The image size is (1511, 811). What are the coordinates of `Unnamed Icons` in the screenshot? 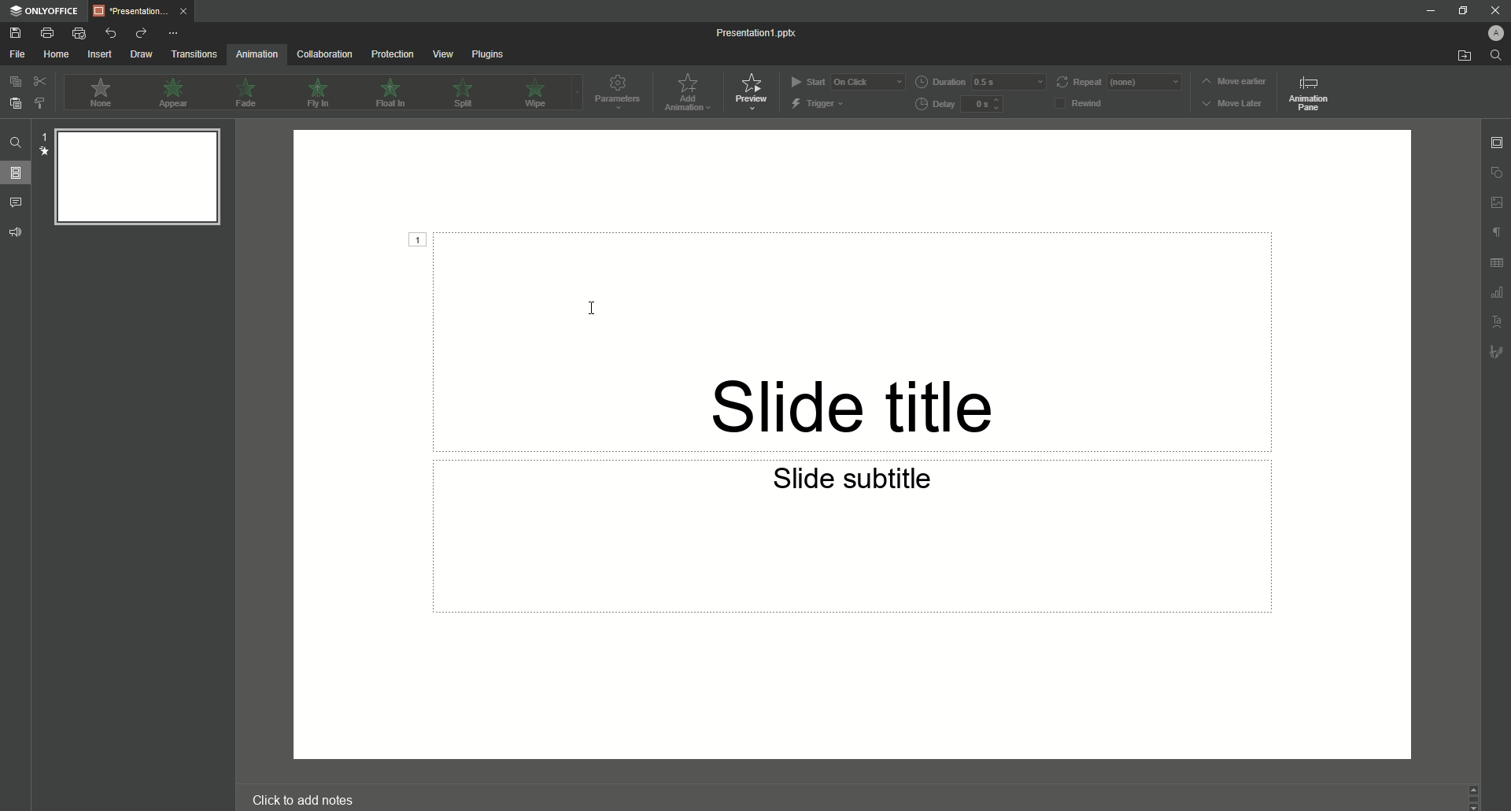 It's located at (1497, 263).